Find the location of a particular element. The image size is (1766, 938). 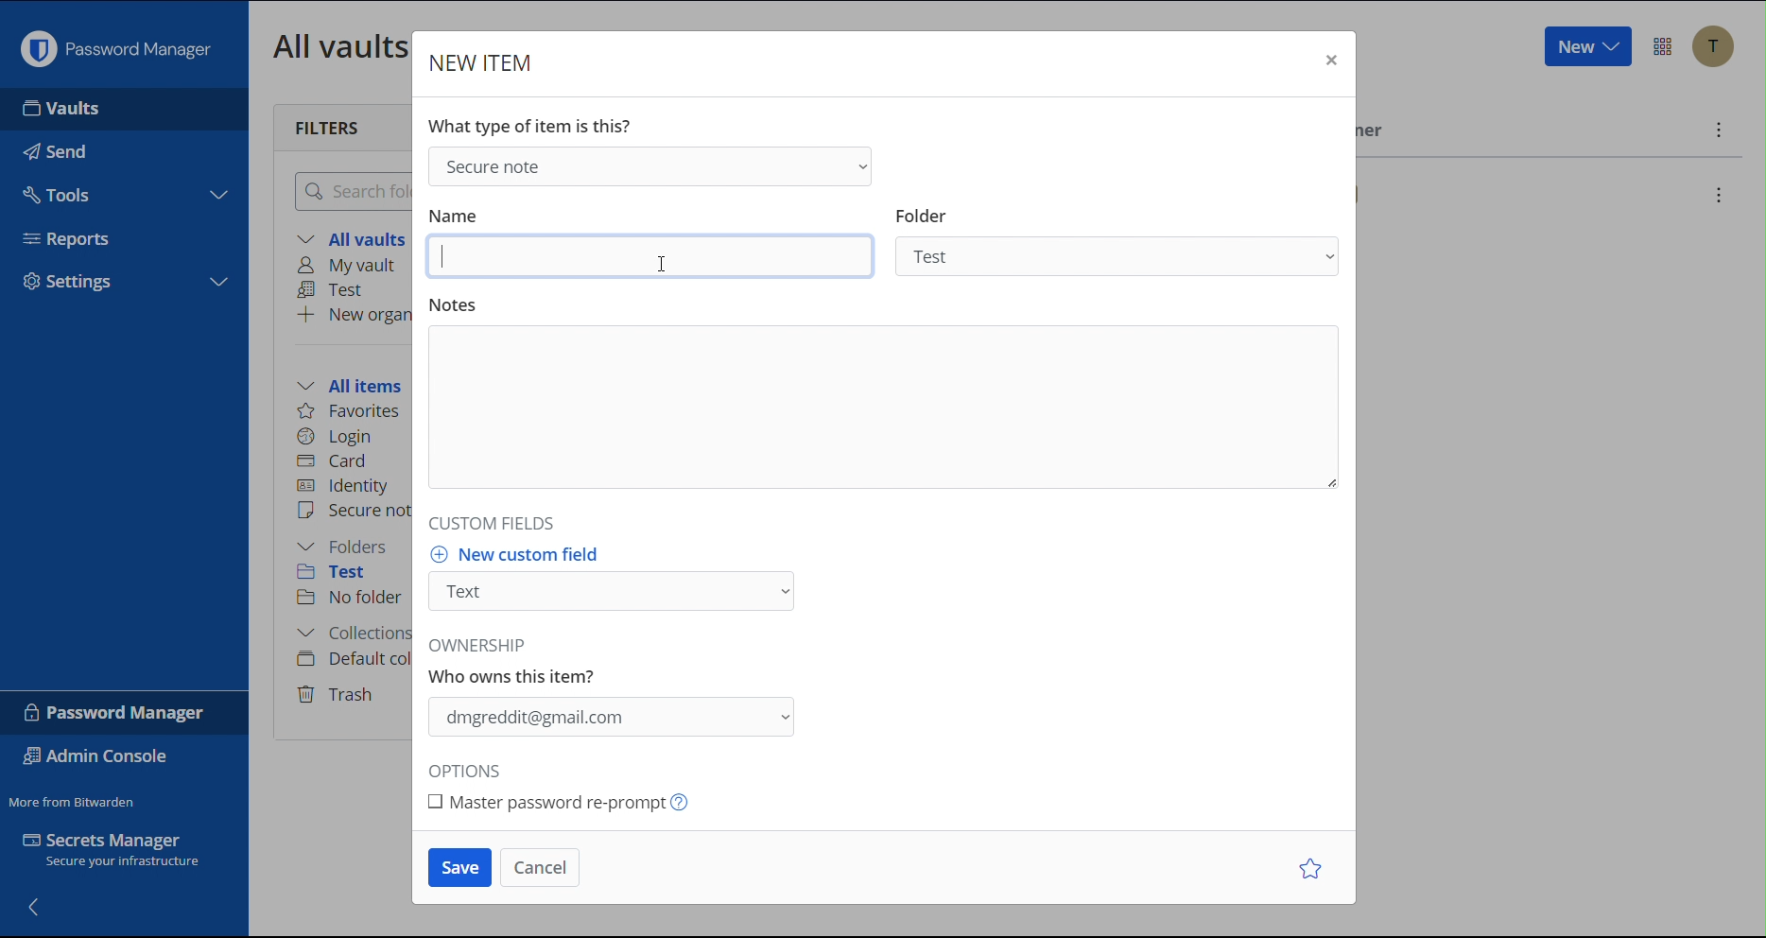

What type of item is this is located at coordinates (528, 126).